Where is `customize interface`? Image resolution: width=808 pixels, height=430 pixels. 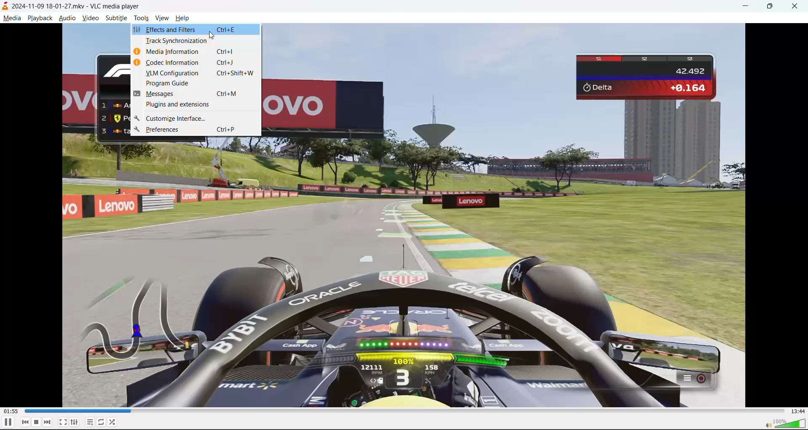 customize interface is located at coordinates (195, 118).